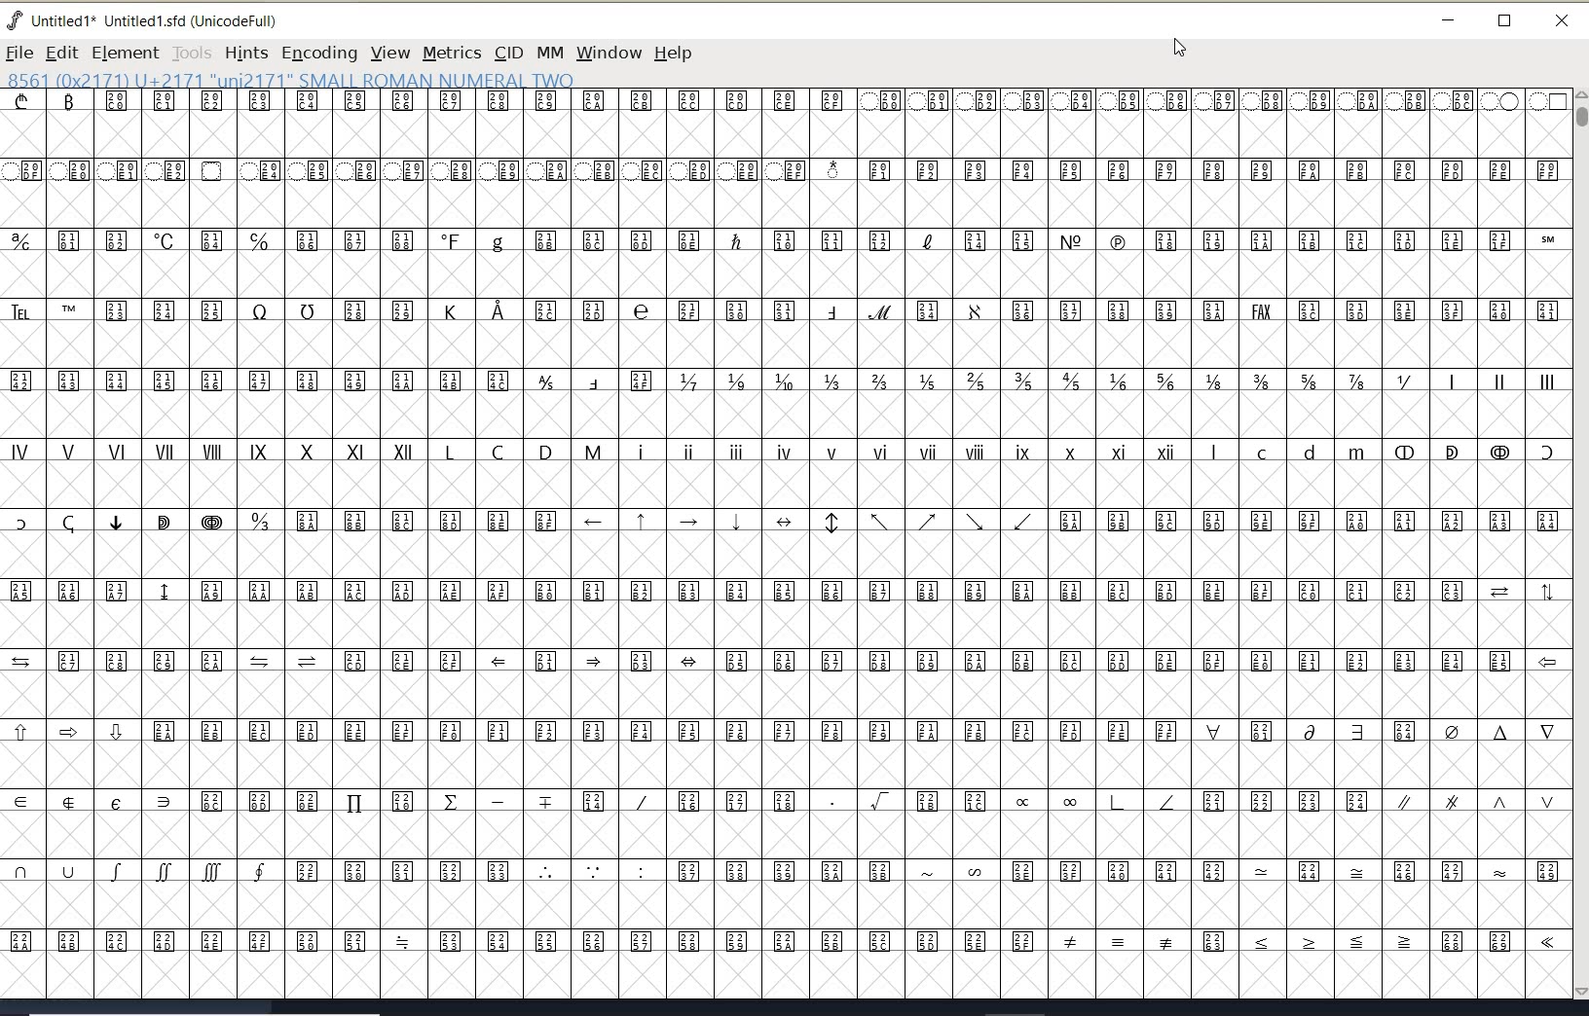 This screenshot has width=1589, height=1016. What do you see at coordinates (1449, 20) in the screenshot?
I see `minimize` at bounding box center [1449, 20].